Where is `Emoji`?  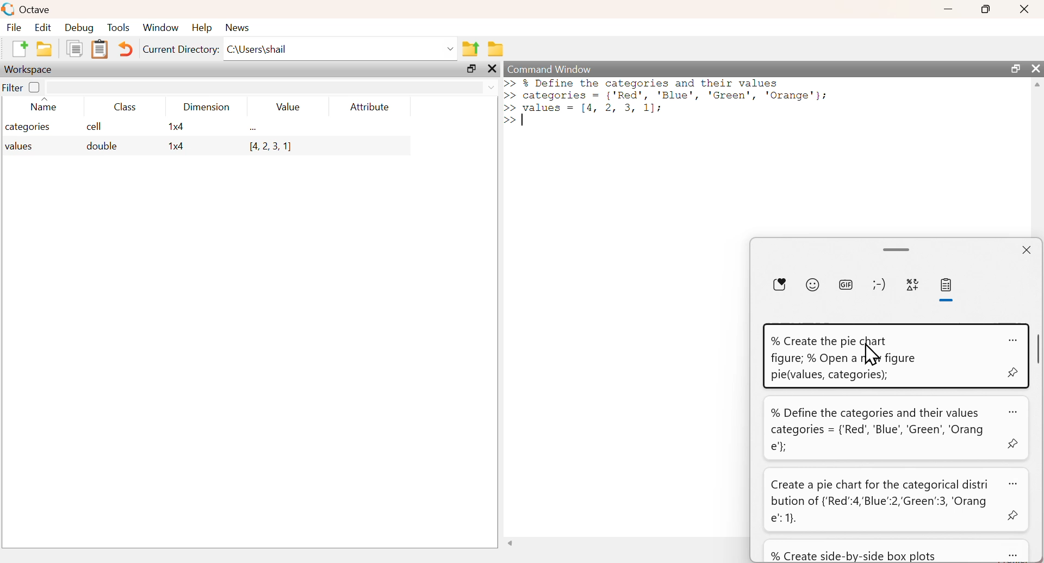
Emoji is located at coordinates (812, 284).